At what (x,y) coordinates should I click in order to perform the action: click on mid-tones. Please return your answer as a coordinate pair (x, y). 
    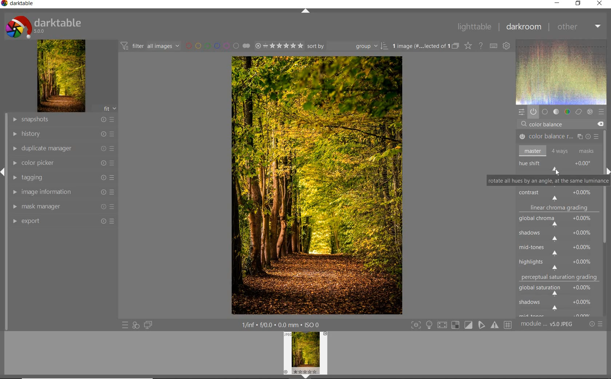
    Looking at the image, I should click on (557, 249).